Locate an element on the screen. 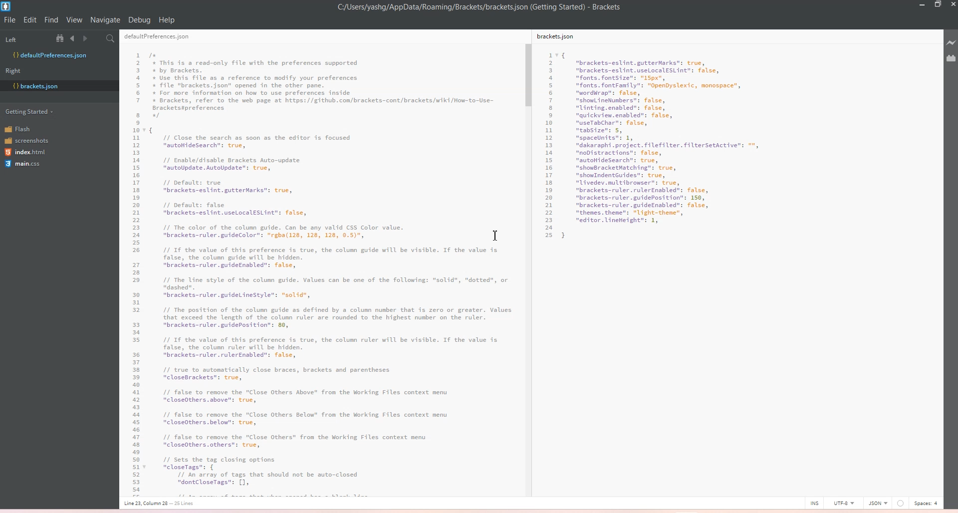  Text Cursor is located at coordinates (496, 236).